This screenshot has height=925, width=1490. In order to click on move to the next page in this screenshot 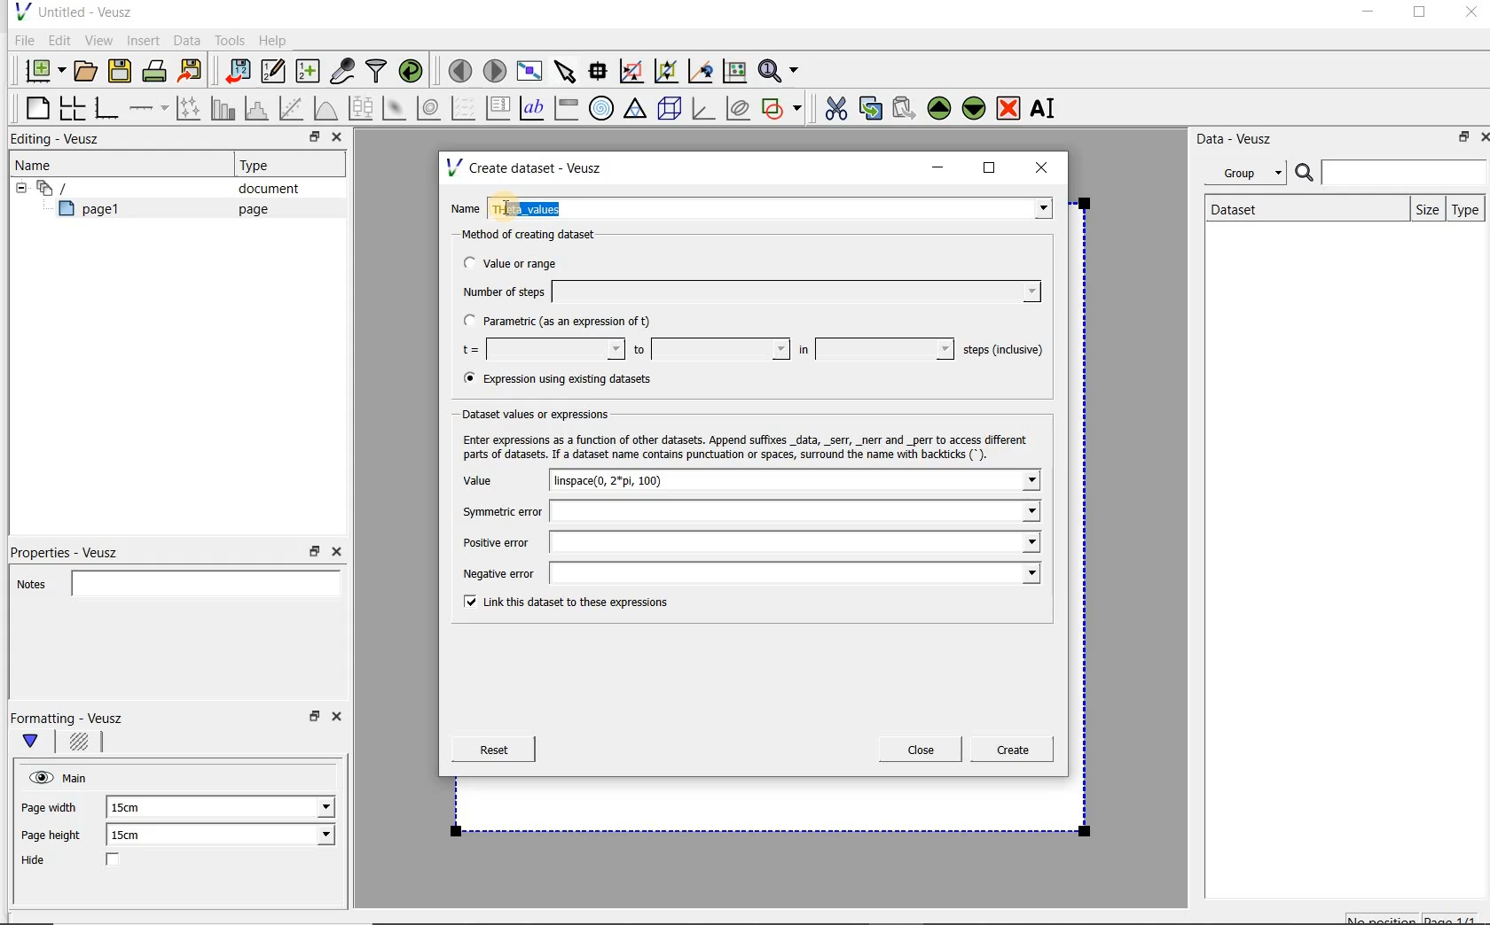, I will do `click(495, 71)`.